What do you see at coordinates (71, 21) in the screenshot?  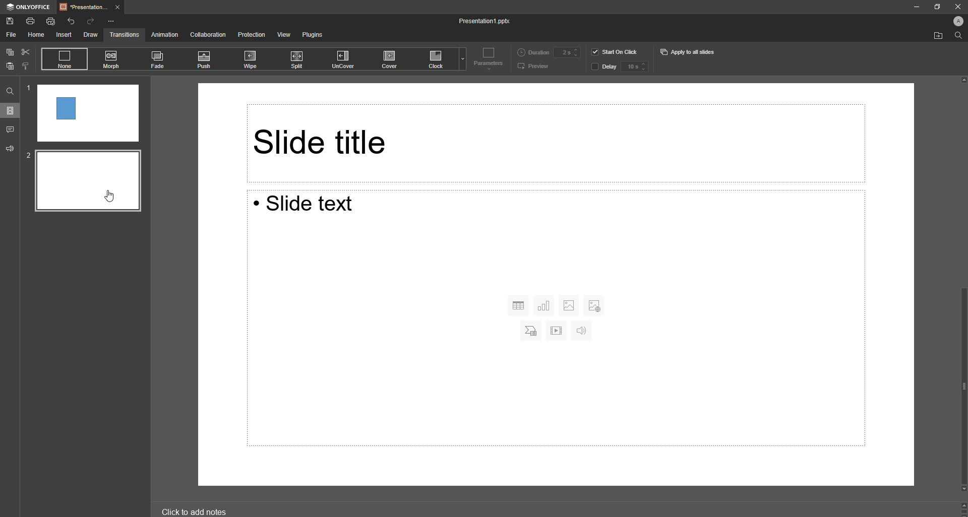 I see `Undo` at bounding box center [71, 21].